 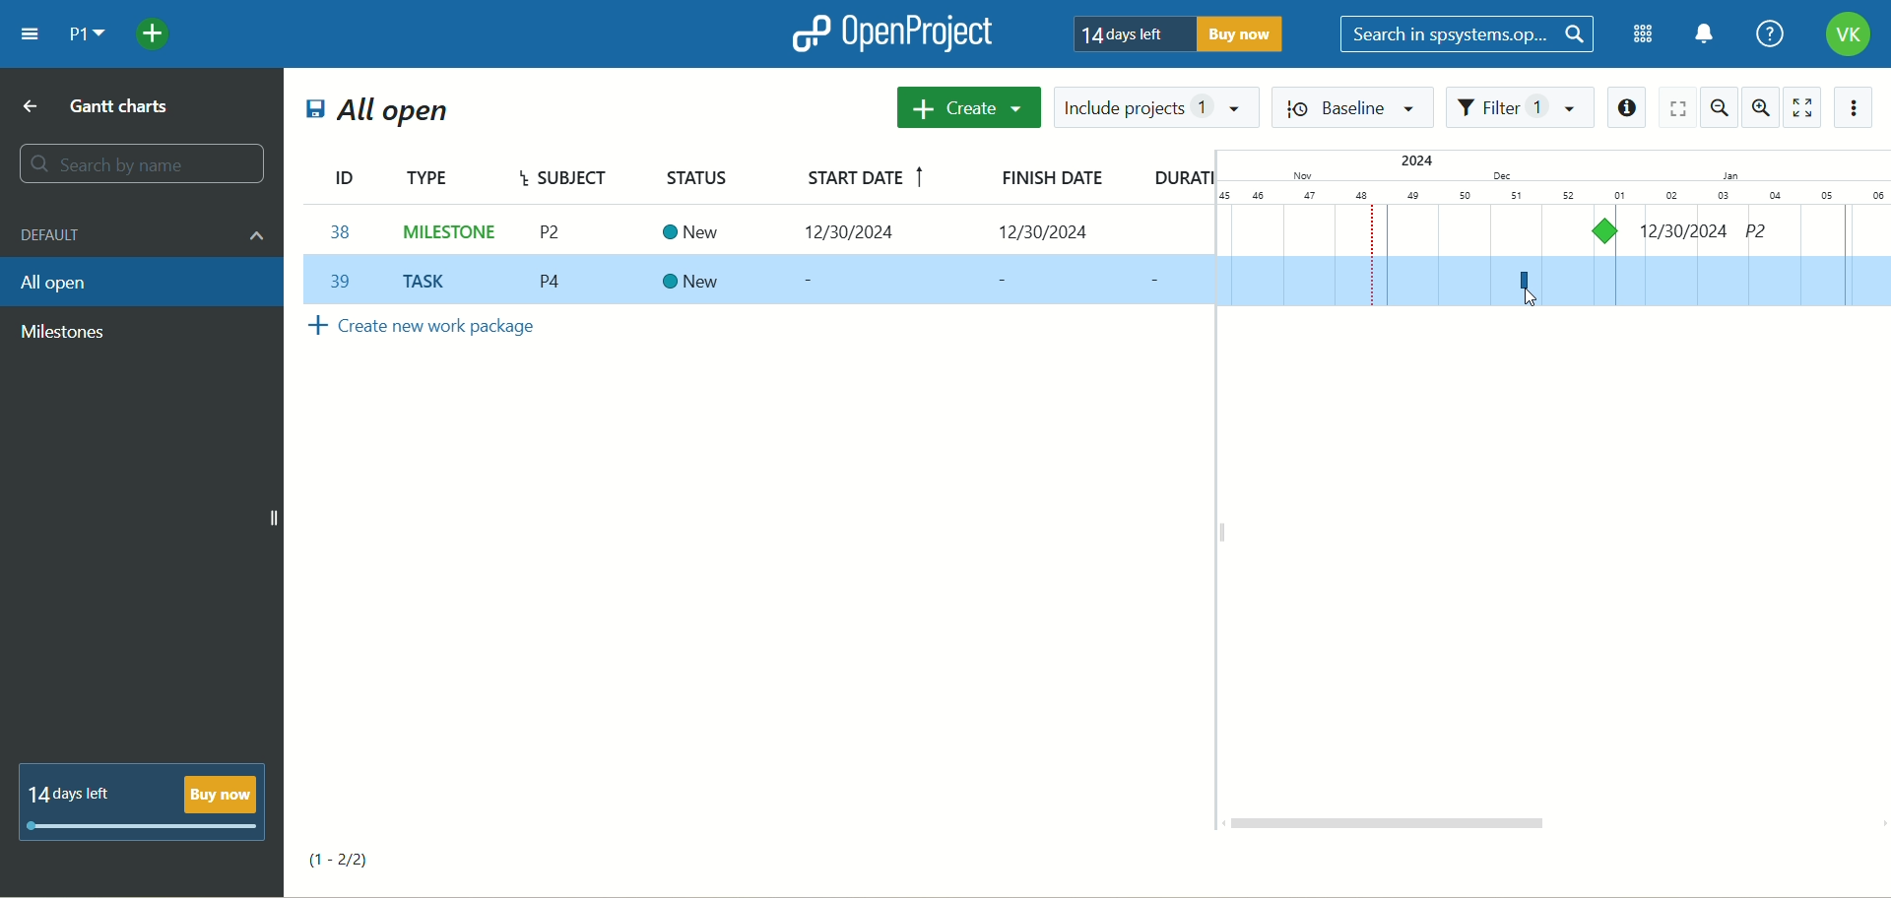 What do you see at coordinates (820, 283) in the screenshot?
I see `-` at bounding box center [820, 283].